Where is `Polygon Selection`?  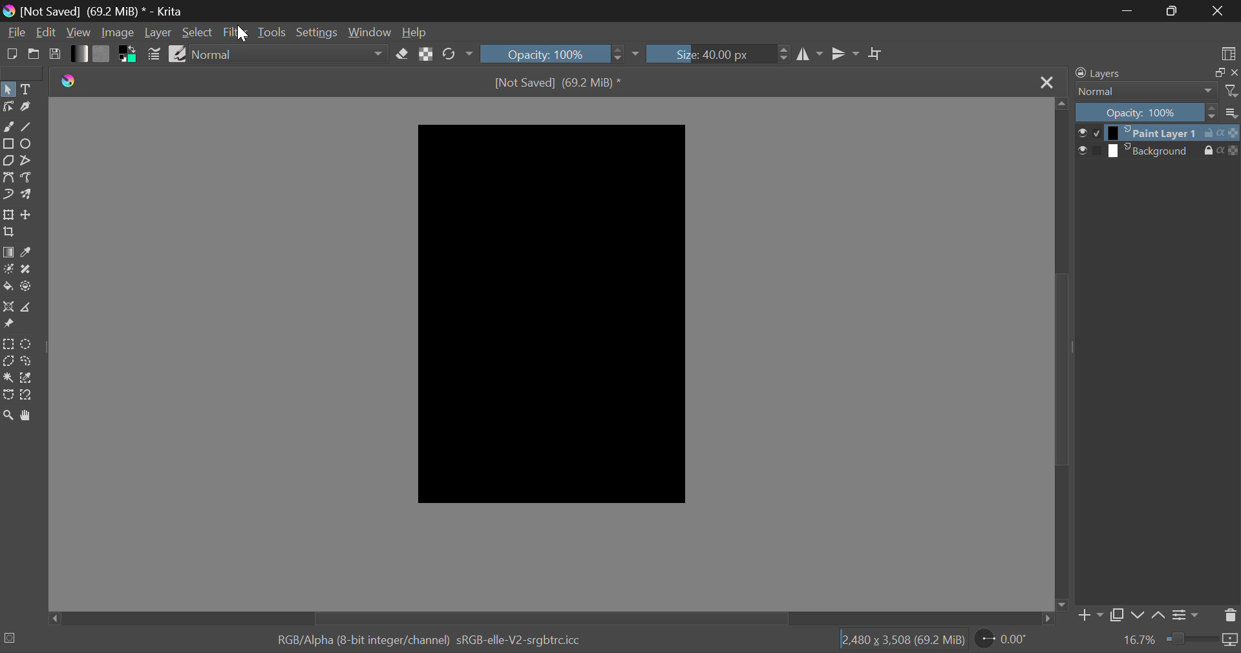
Polygon Selection is located at coordinates (8, 361).